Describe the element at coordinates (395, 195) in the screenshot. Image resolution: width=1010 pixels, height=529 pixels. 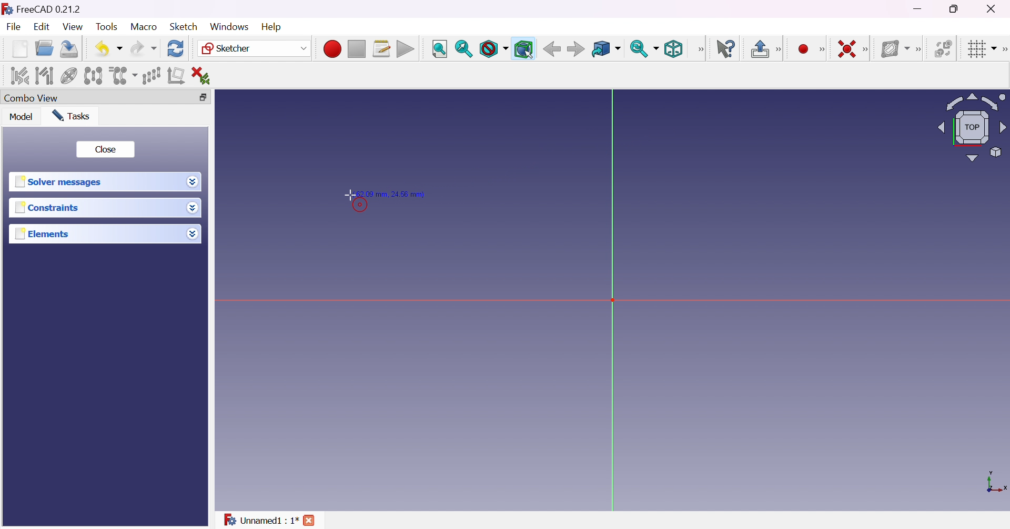
I see `(62.09 mm, 24.56 mm)` at that location.